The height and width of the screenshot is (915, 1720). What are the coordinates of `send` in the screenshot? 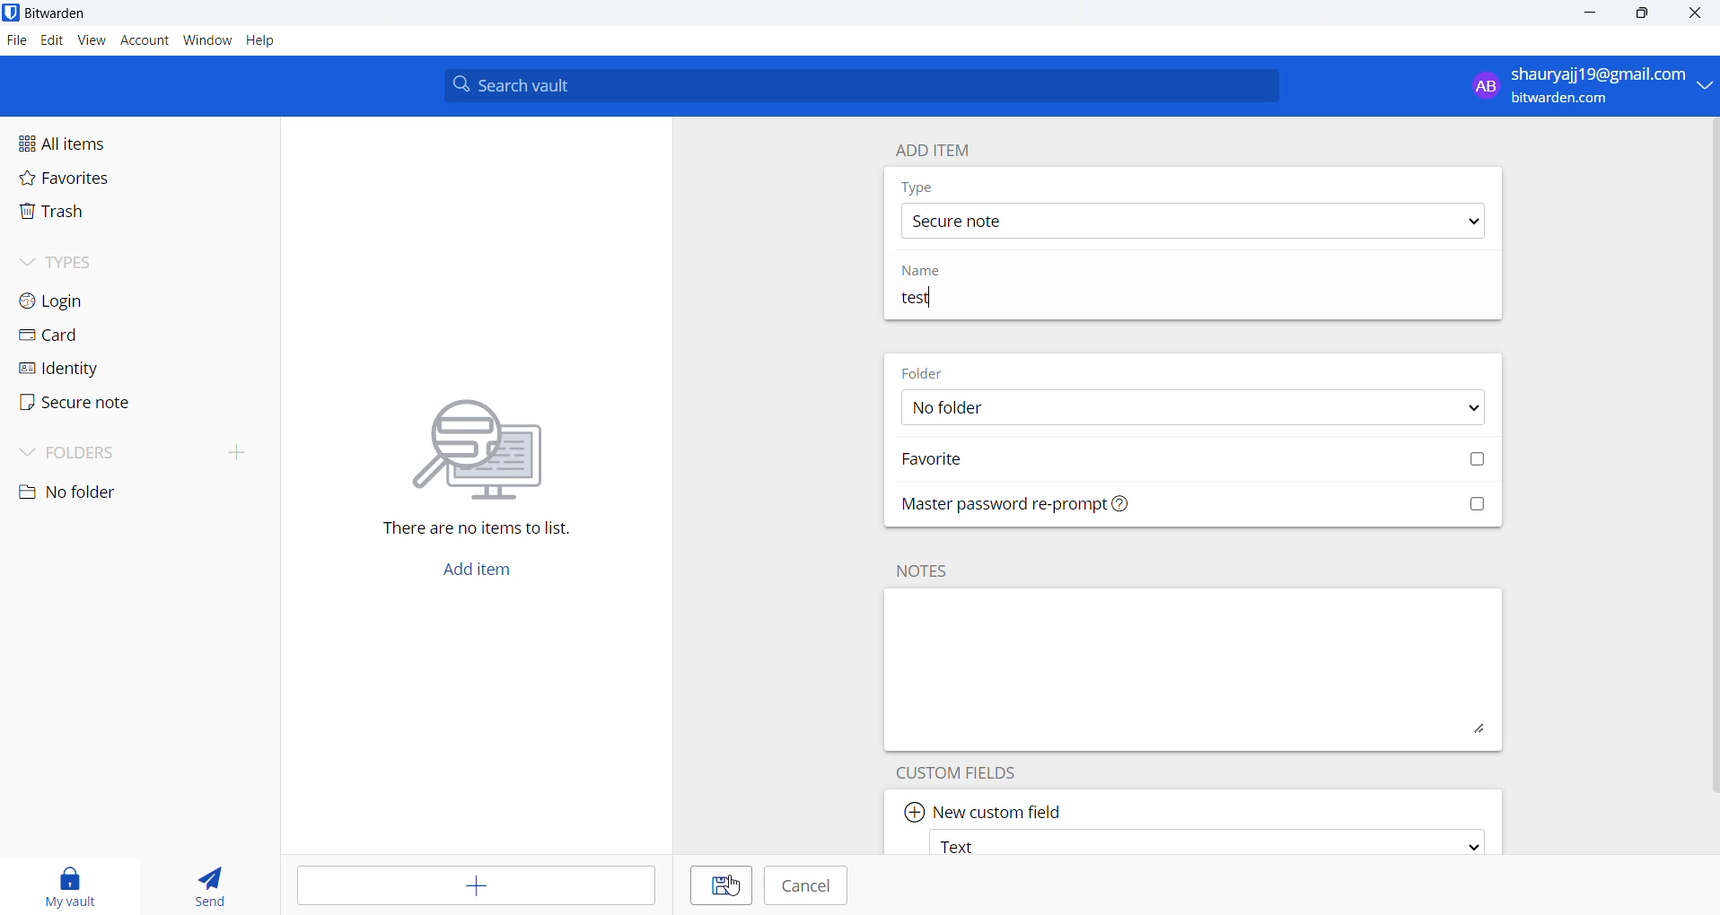 It's located at (208, 882).